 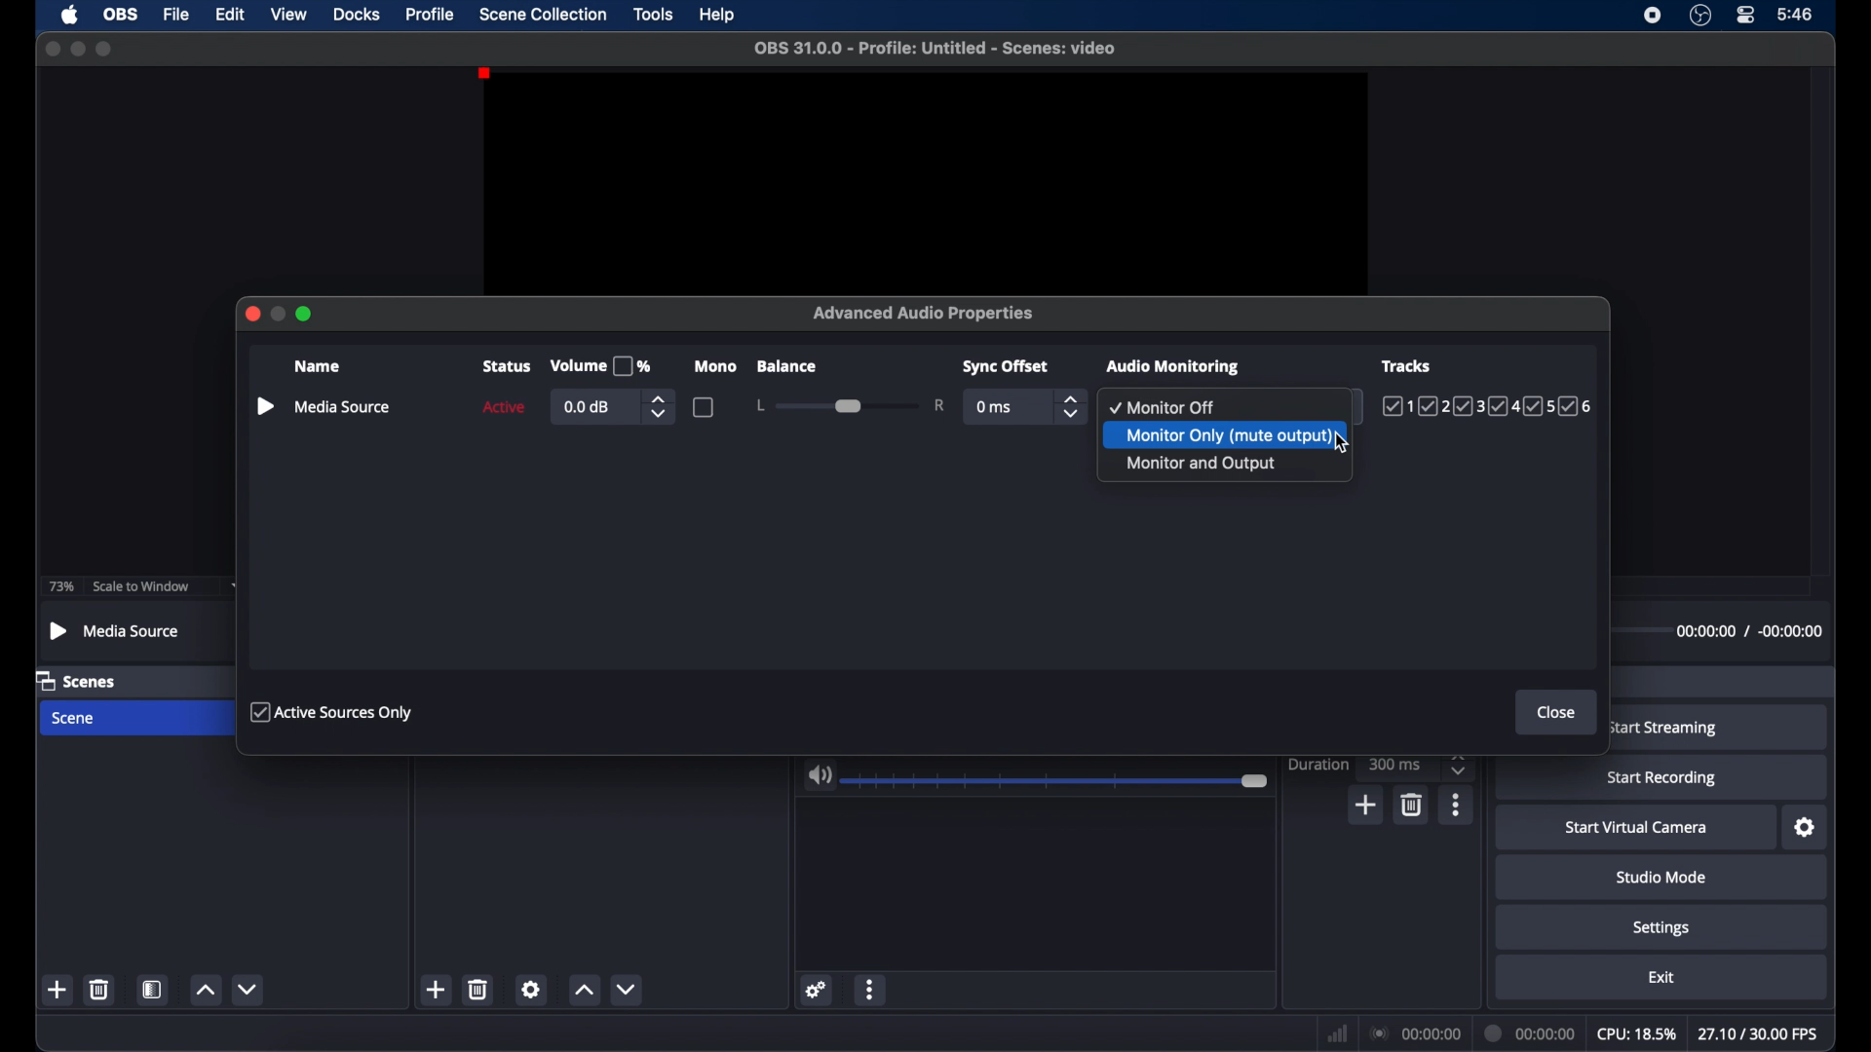 What do you see at coordinates (279, 314) in the screenshot?
I see `minimize` at bounding box center [279, 314].